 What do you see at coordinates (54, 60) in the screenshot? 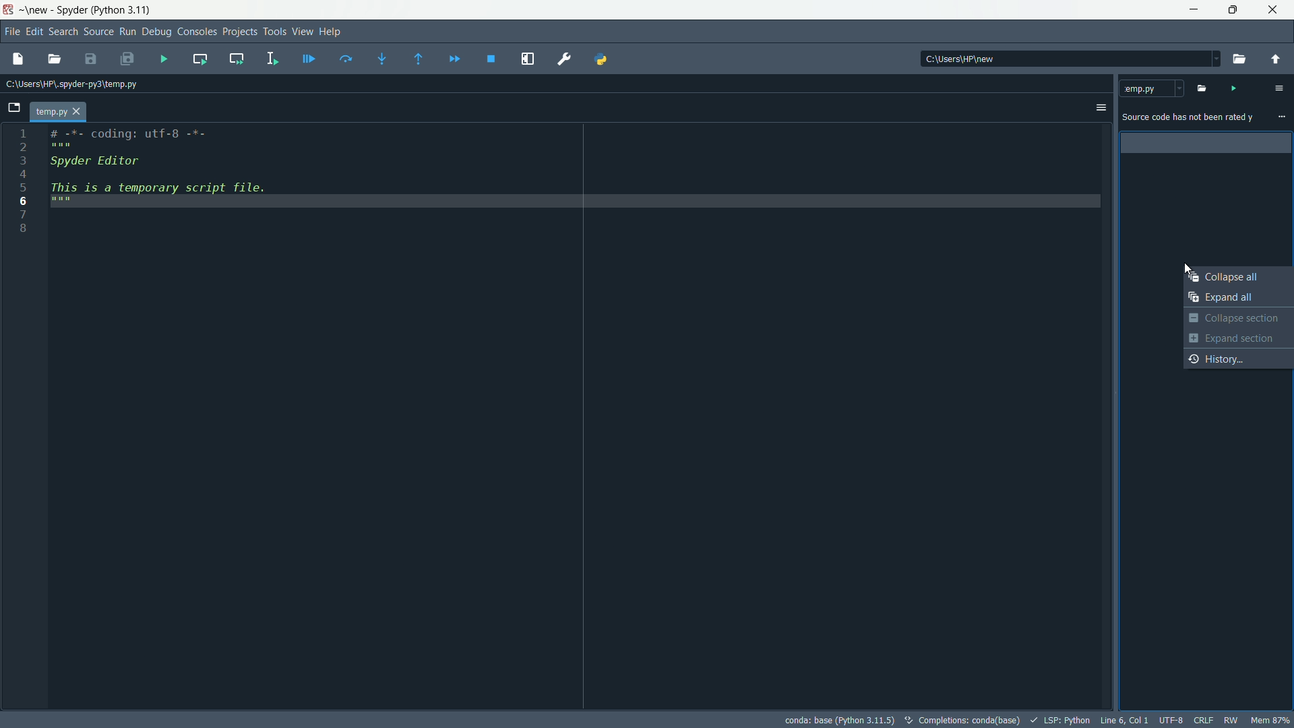
I see `open file` at bounding box center [54, 60].